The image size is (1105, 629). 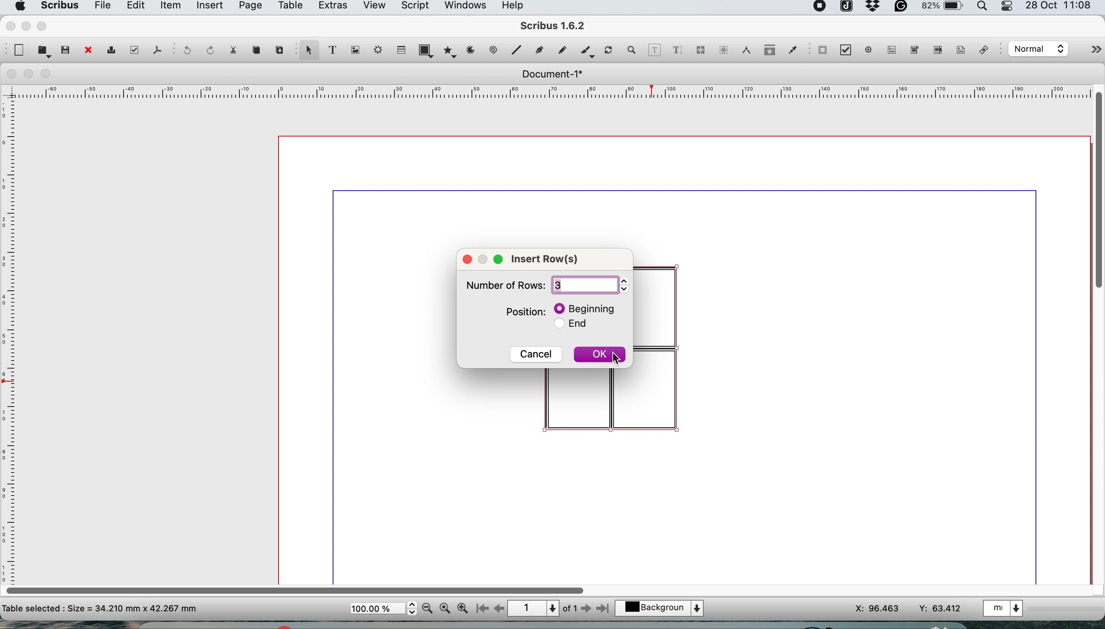 What do you see at coordinates (526, 311) in the screenshot?
I see `position` at bounding box center [526, 311].